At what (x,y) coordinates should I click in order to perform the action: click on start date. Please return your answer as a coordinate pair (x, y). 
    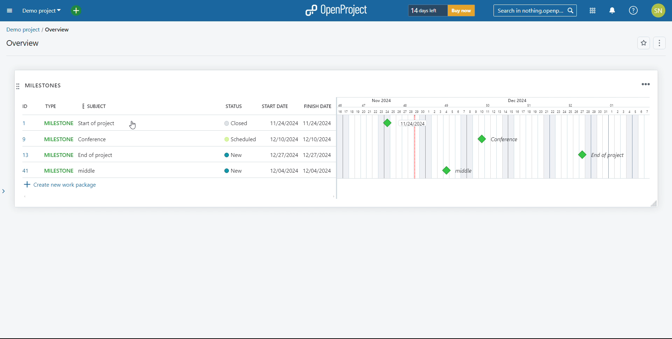
    Looking at the image, I should click on (275, 106).